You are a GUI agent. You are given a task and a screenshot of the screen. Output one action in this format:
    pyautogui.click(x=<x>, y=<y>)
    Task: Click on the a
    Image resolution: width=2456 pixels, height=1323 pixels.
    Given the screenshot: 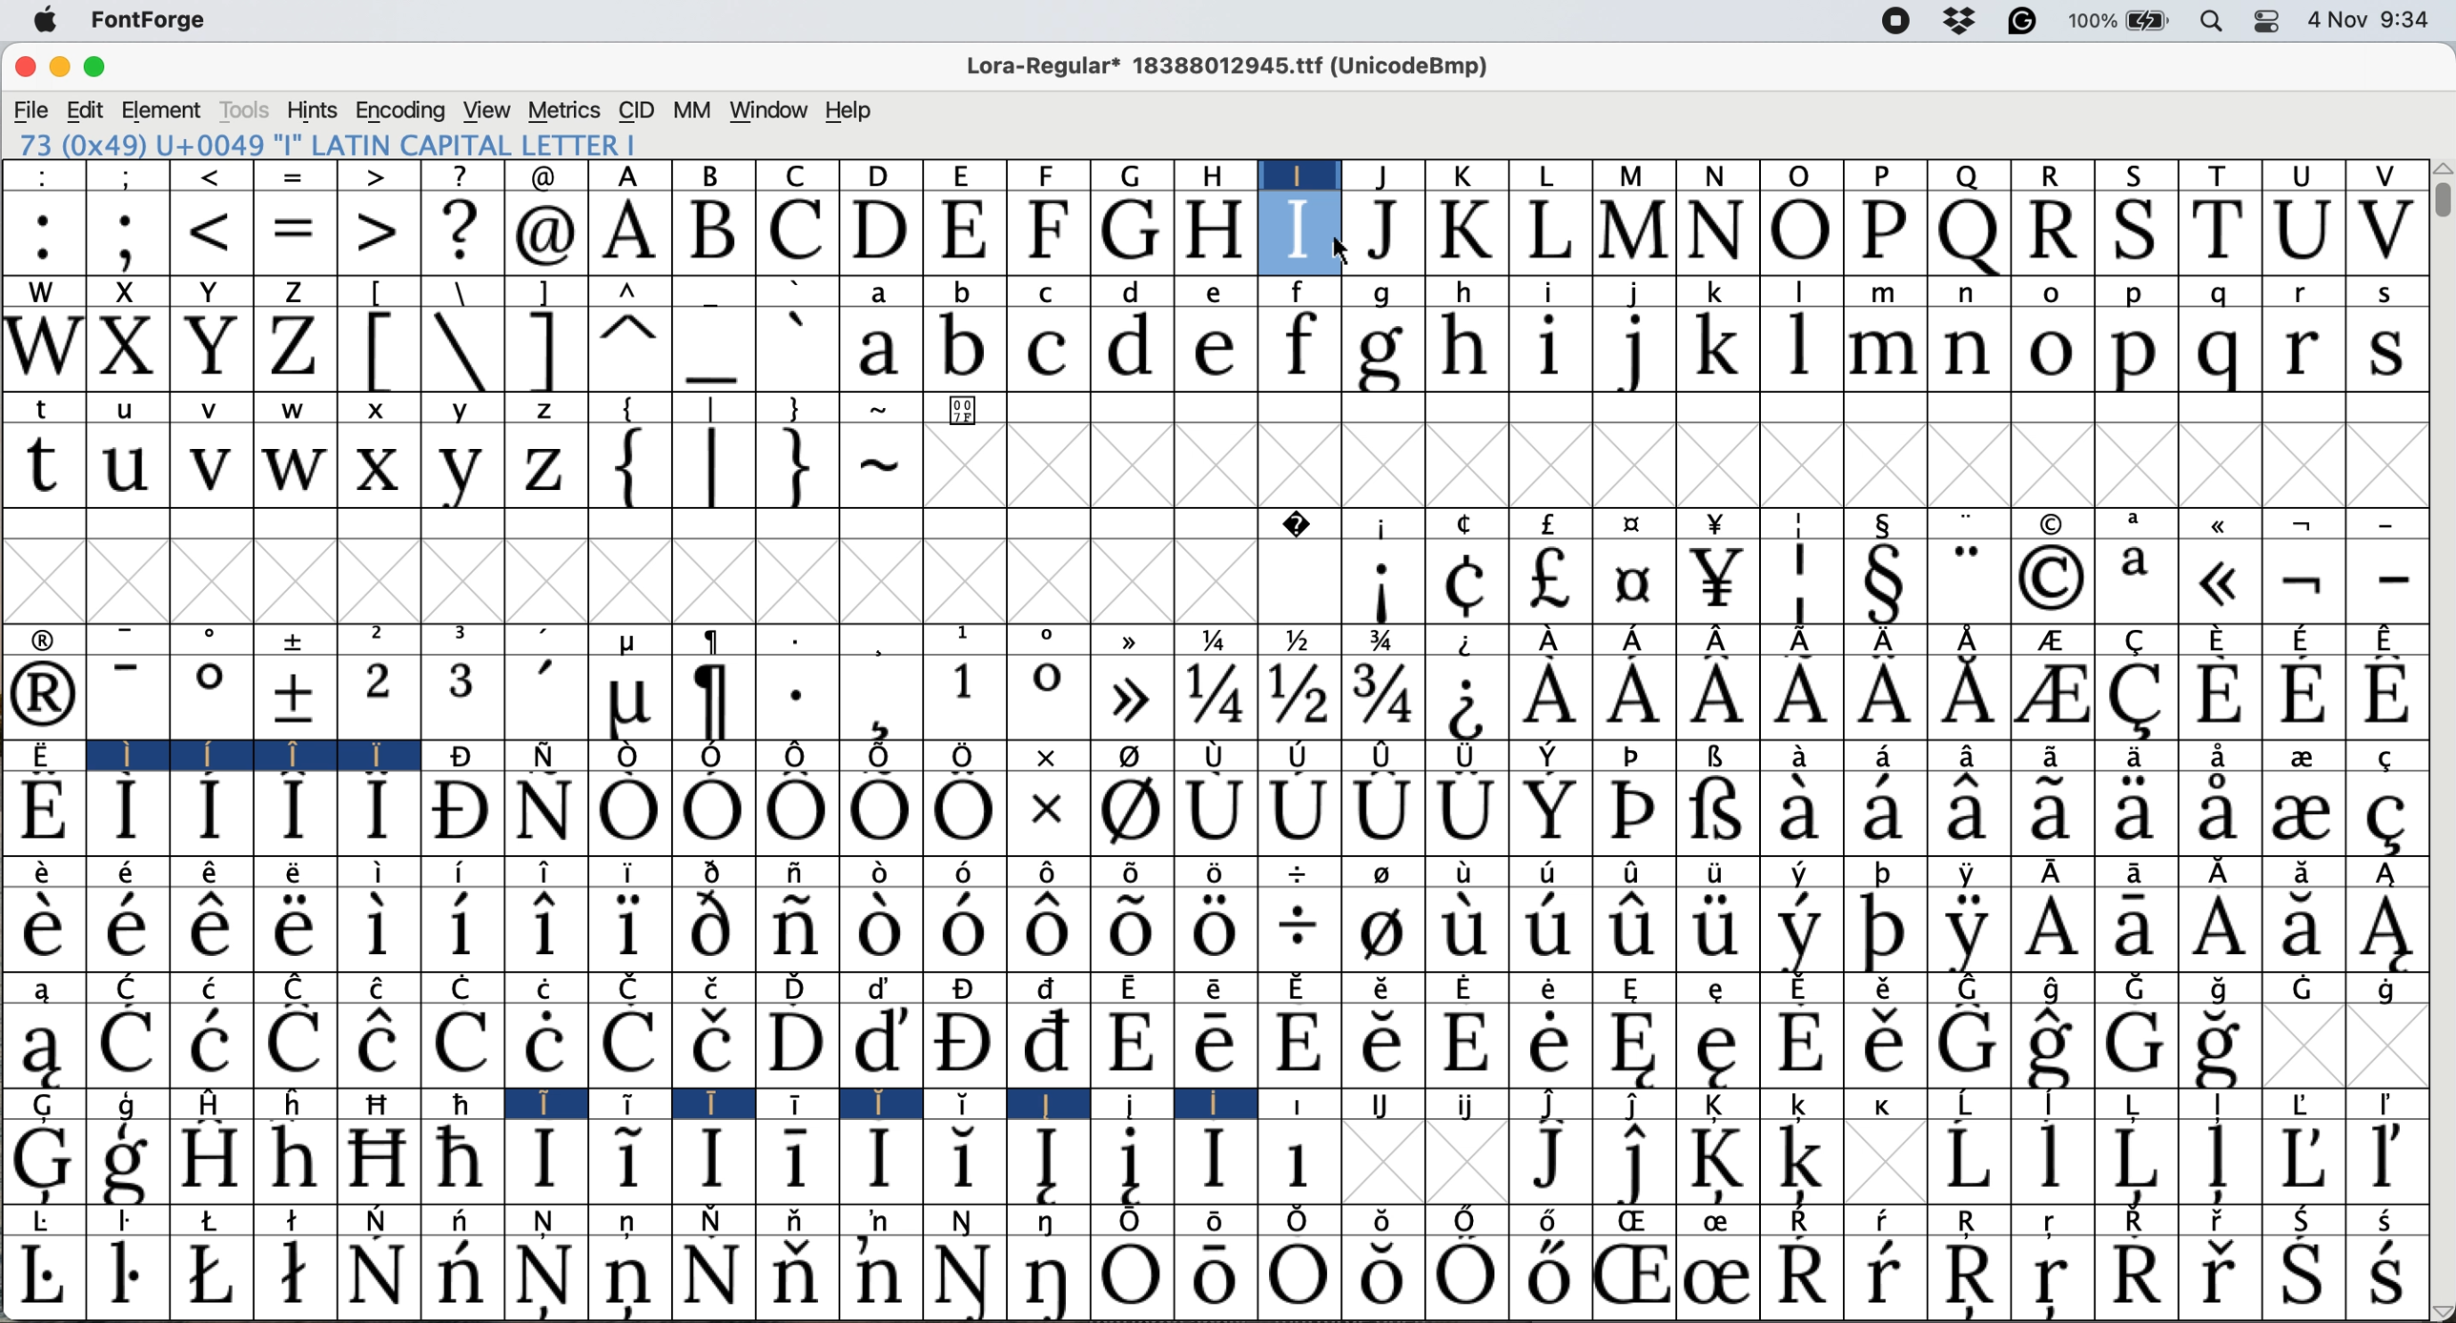 What is the action you would take?
    pyautogui.click(x=2138, y=580)
    